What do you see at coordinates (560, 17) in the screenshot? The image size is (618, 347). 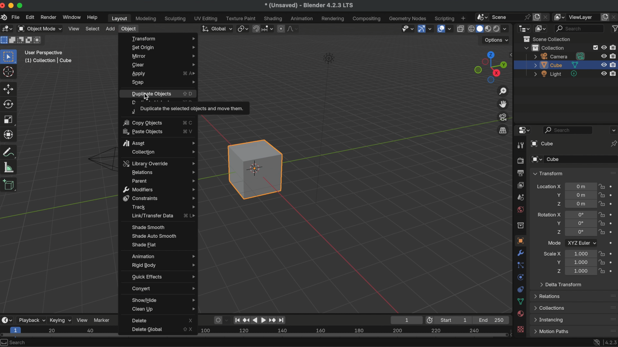 I see `active workspace view layer` at bounding box center [560, 17].